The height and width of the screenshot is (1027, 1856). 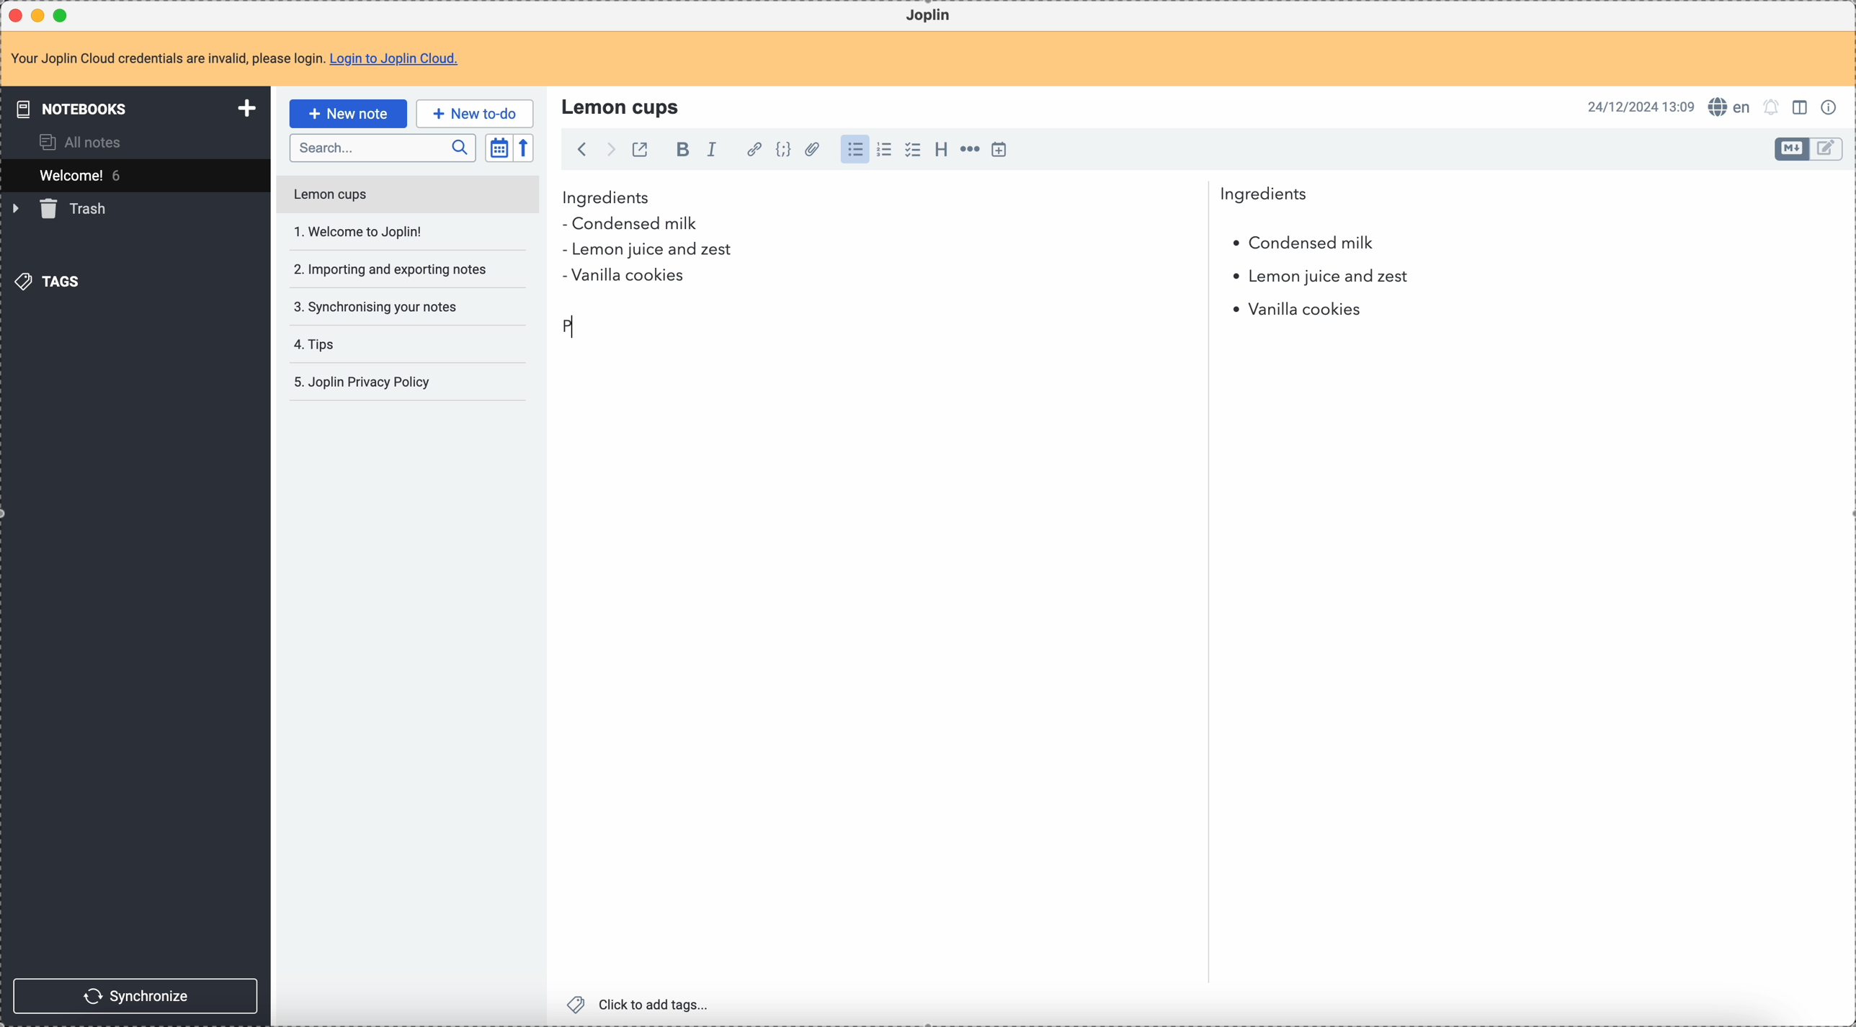 What do you see at coordinates (638, 152) in the screenshot?
I see `toggle external editing` at bounding box center [638, 152].